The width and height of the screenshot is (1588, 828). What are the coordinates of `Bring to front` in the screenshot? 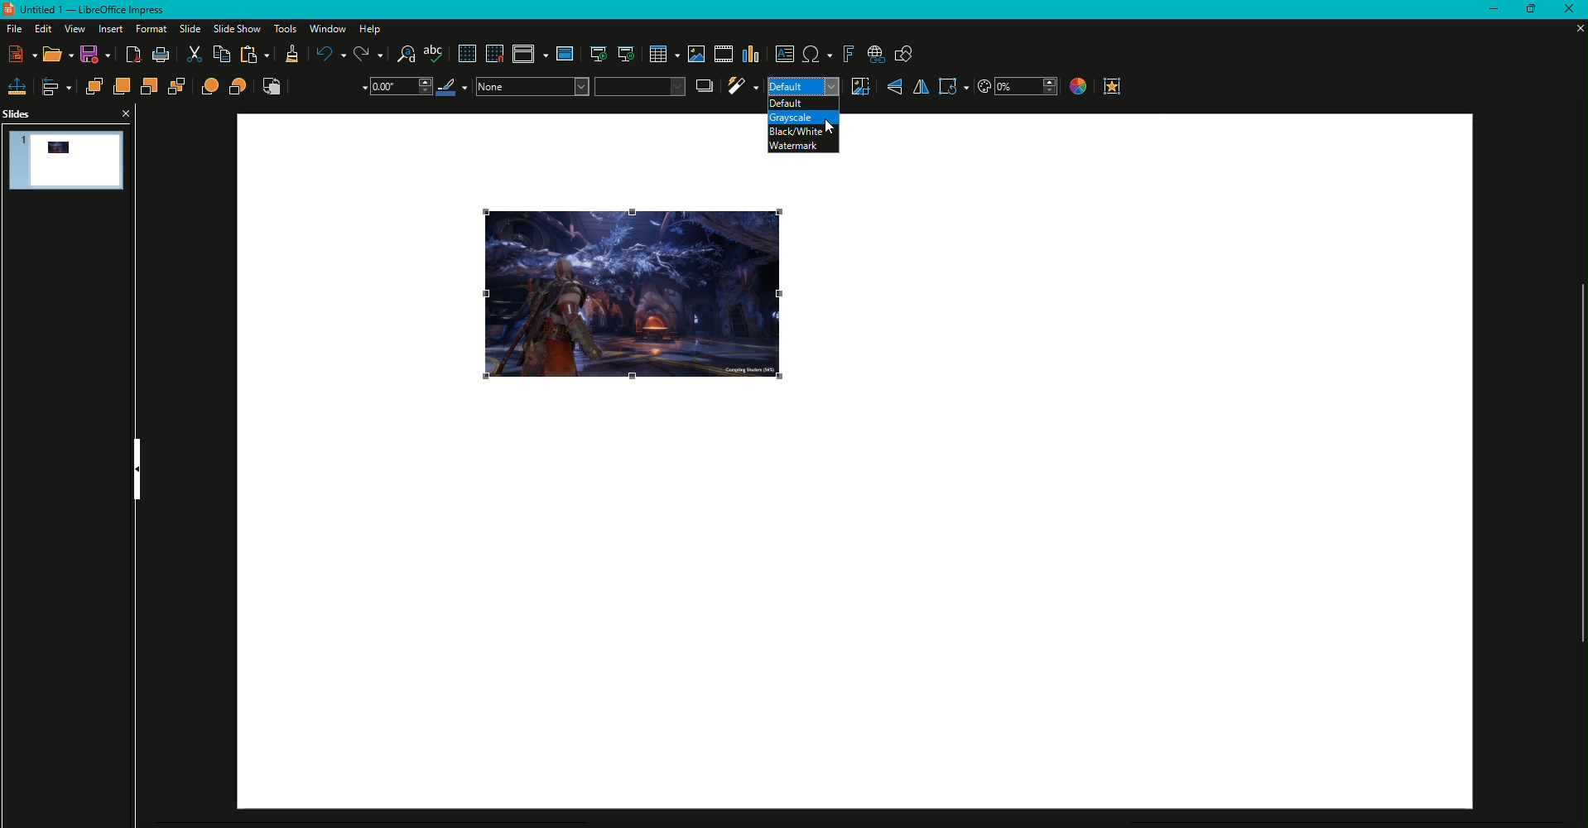 It's located at (94, 86).